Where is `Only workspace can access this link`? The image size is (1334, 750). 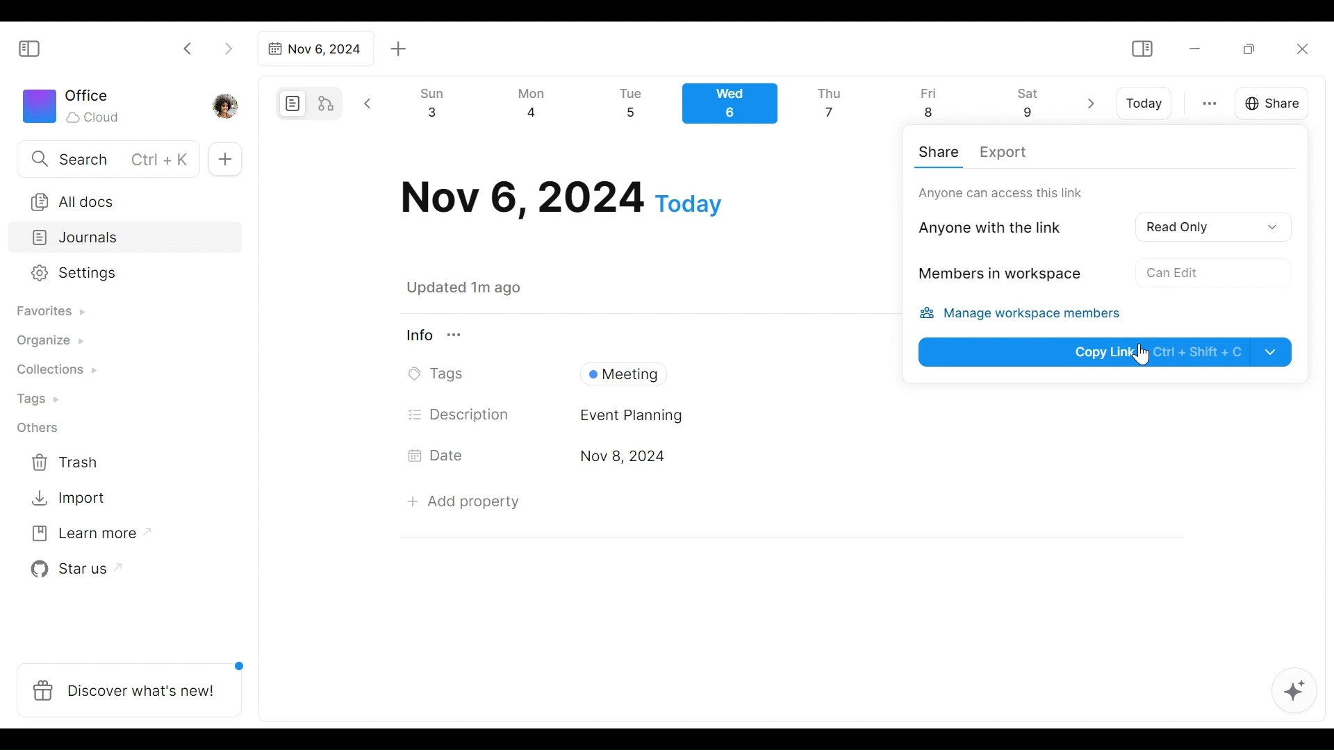 Only workspace can access this link is located at coordinates (1055, 192).